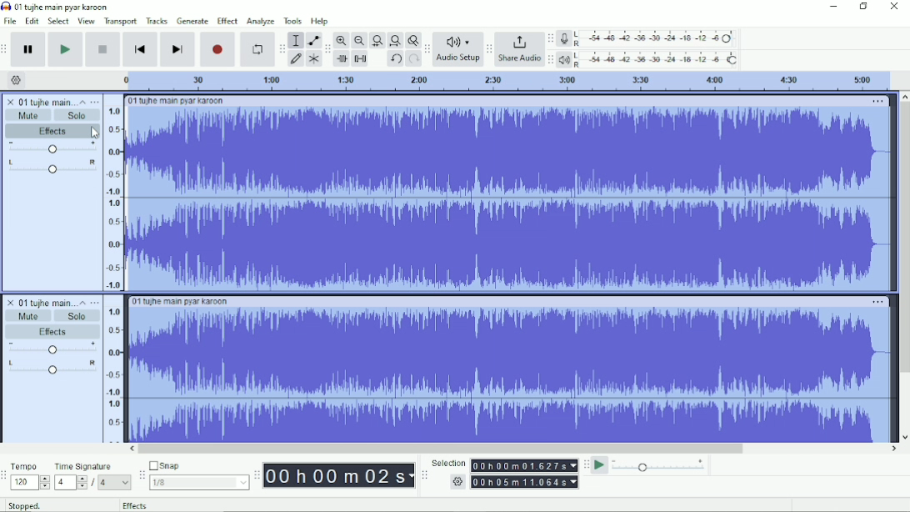 Image resolution: width=910 pixels, height=512 pixels. I want to click on More options, so click(878, 102).